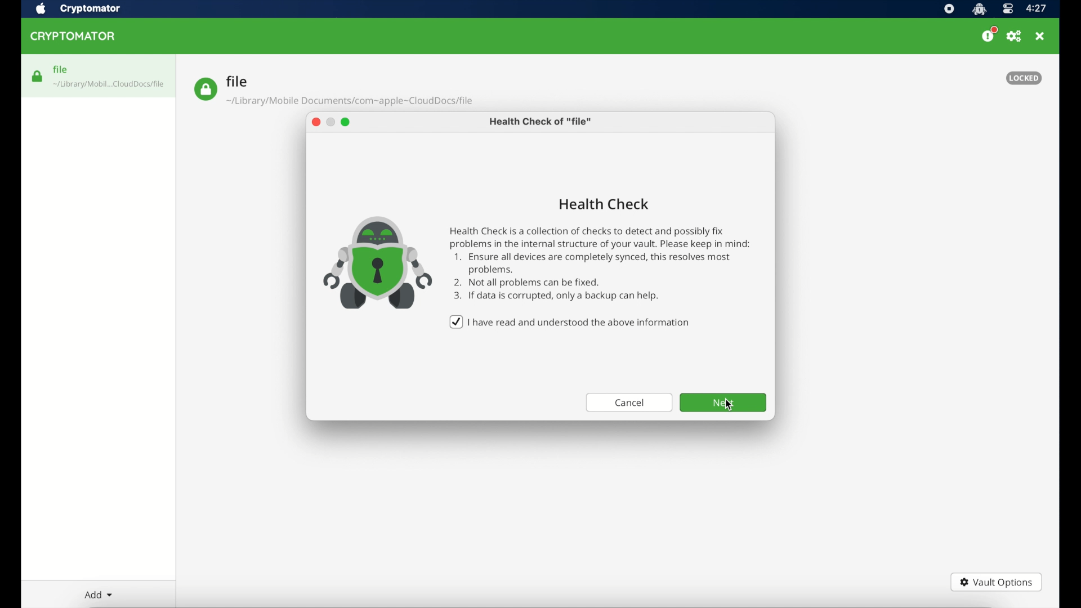 This screenshot has height=608, width=1081. I want to click on preferences, so click(1015, 37).